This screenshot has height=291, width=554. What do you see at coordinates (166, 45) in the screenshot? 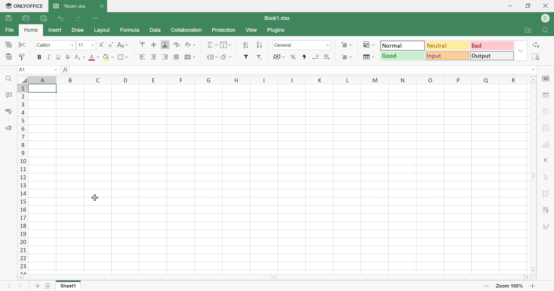
I see `Align Bottom` at bounding box center [166, 45].